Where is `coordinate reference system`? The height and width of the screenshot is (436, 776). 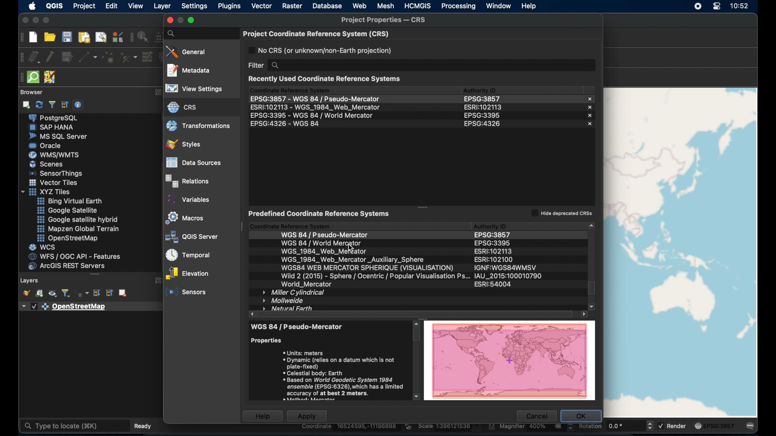
coordinate reference system is located at coordinates (291, 225).